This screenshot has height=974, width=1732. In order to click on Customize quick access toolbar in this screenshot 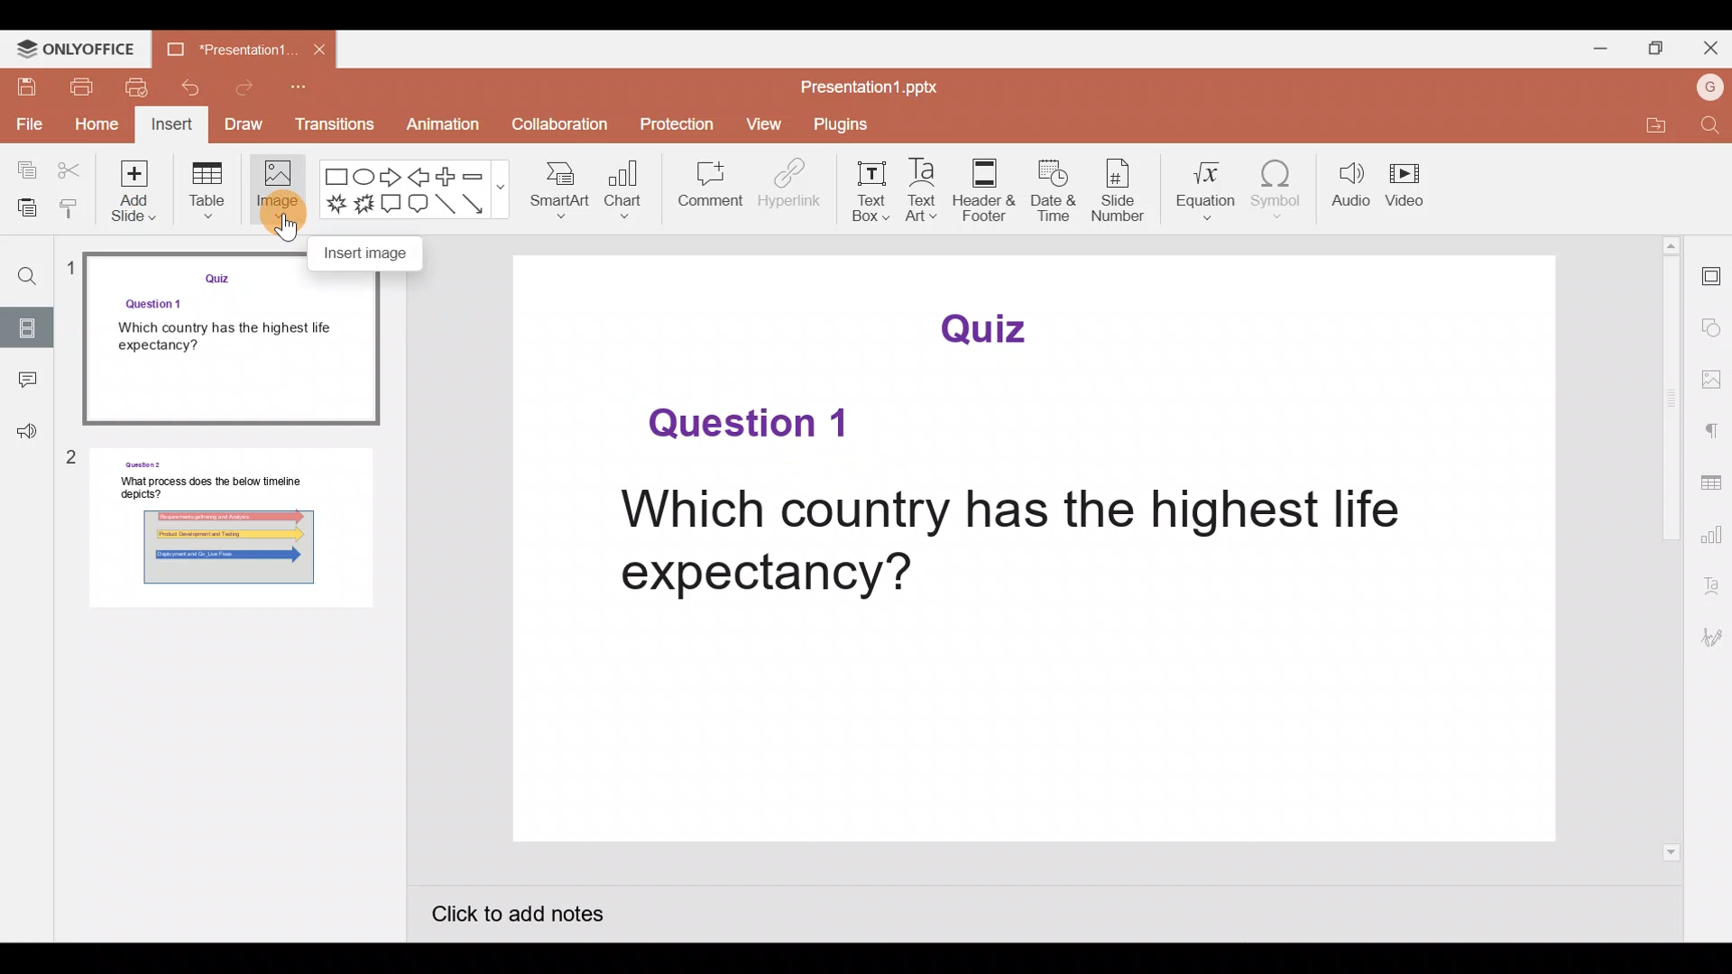, I will do `click(309, 90)`.